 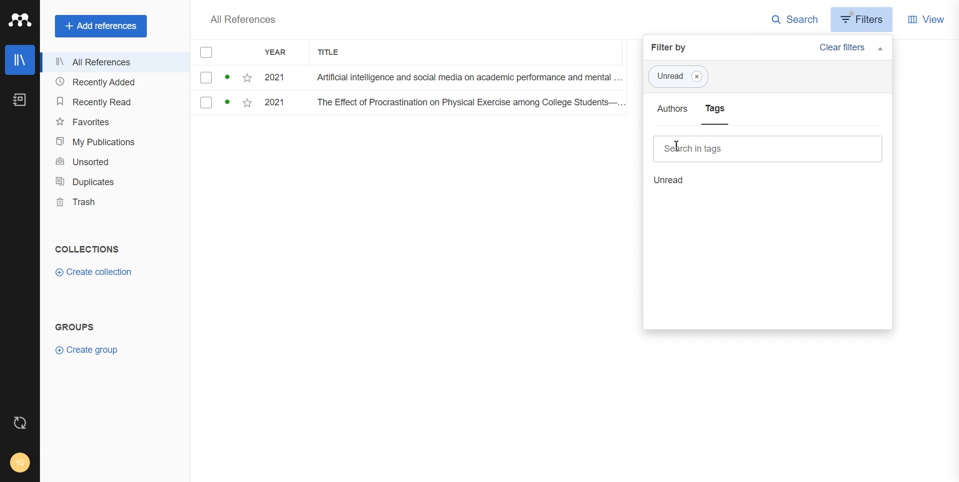 I want to click on Logo, so click(x=20, y=20).